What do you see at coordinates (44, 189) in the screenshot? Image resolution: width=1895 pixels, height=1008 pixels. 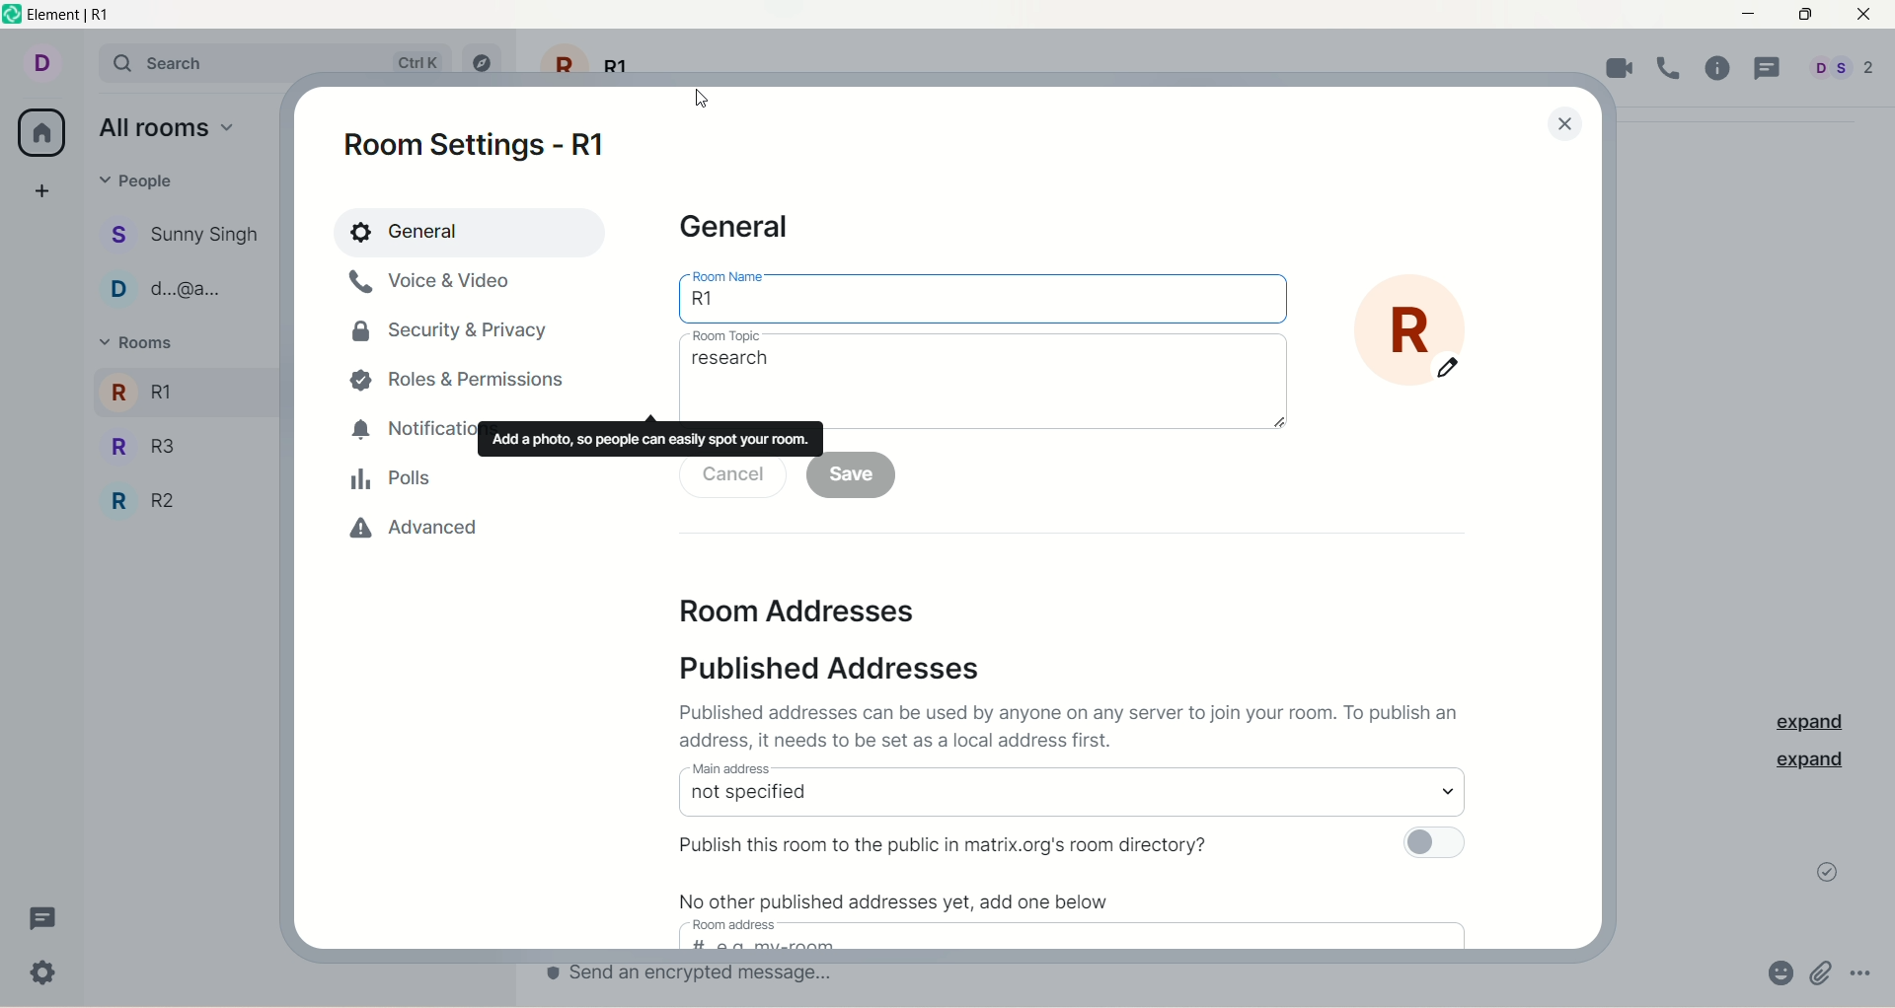 I see `create a space` at bounding box center [44, 189].